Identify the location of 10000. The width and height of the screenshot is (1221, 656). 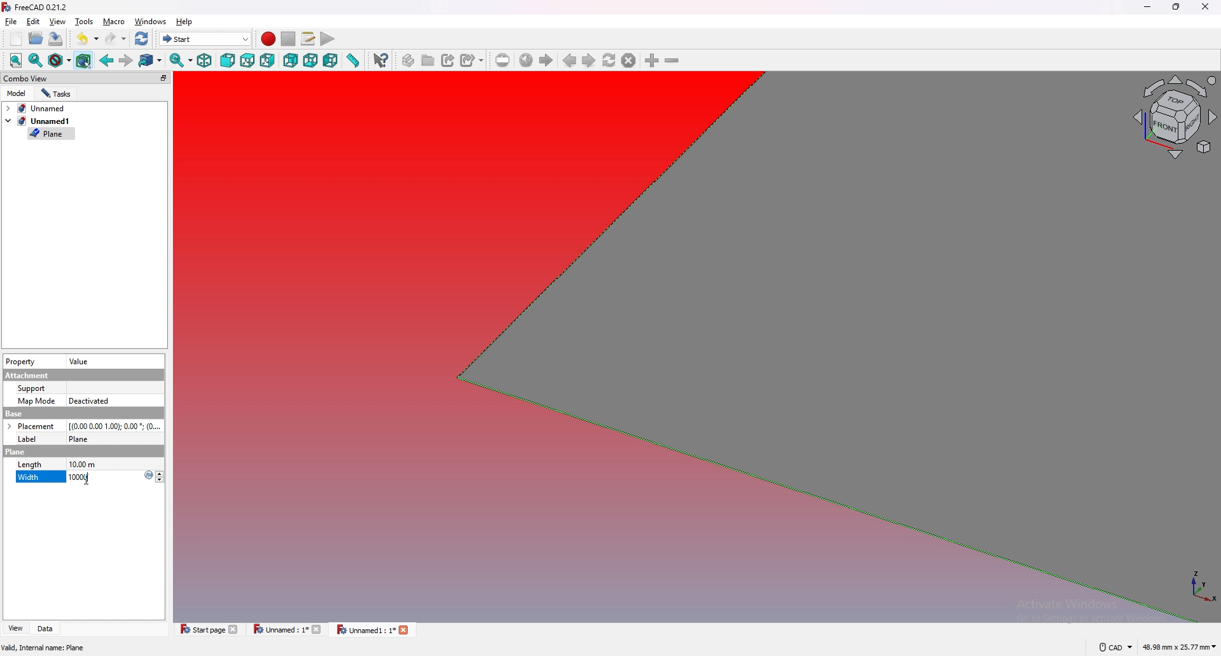
(116, 477).